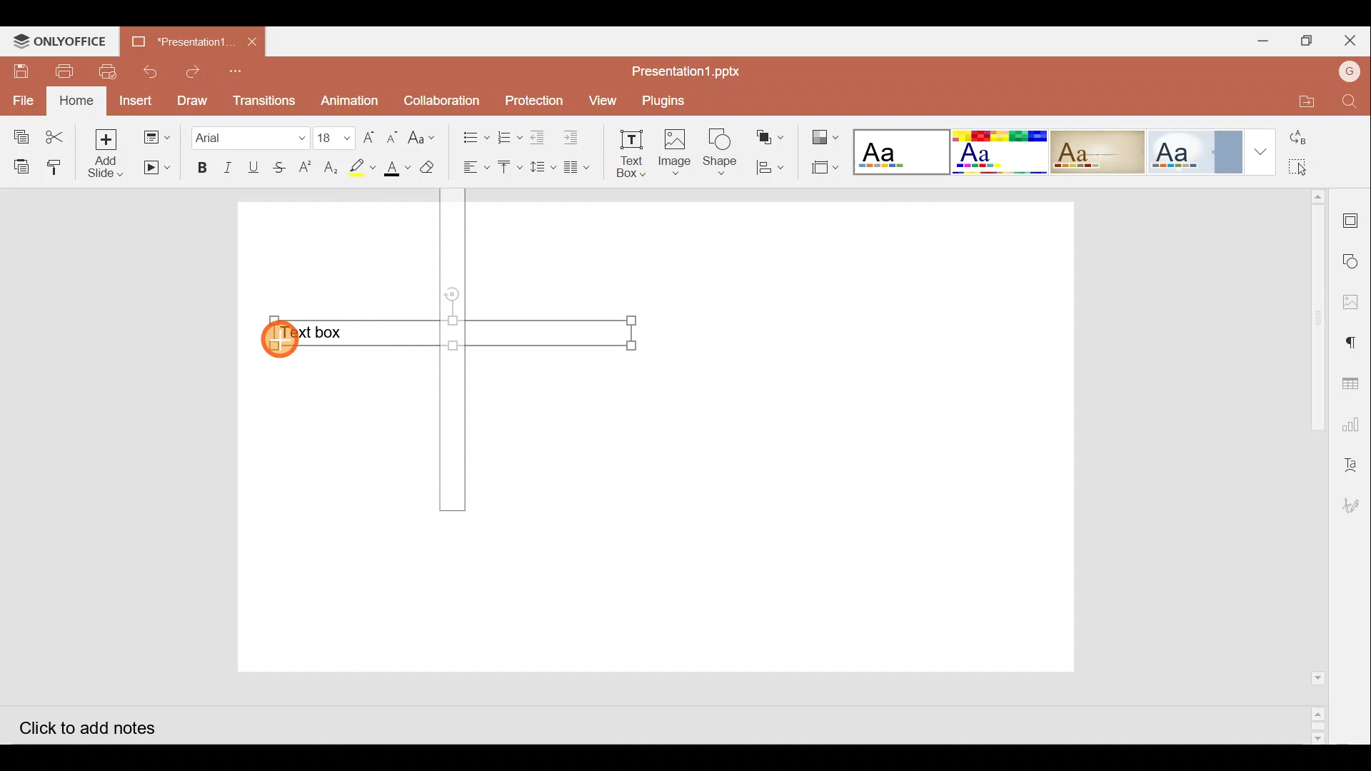 The height and width of the screenshot is (771, 1371). Describe the element at coordinates (395, 168) in the screenshot. I see `Font color` at that location.